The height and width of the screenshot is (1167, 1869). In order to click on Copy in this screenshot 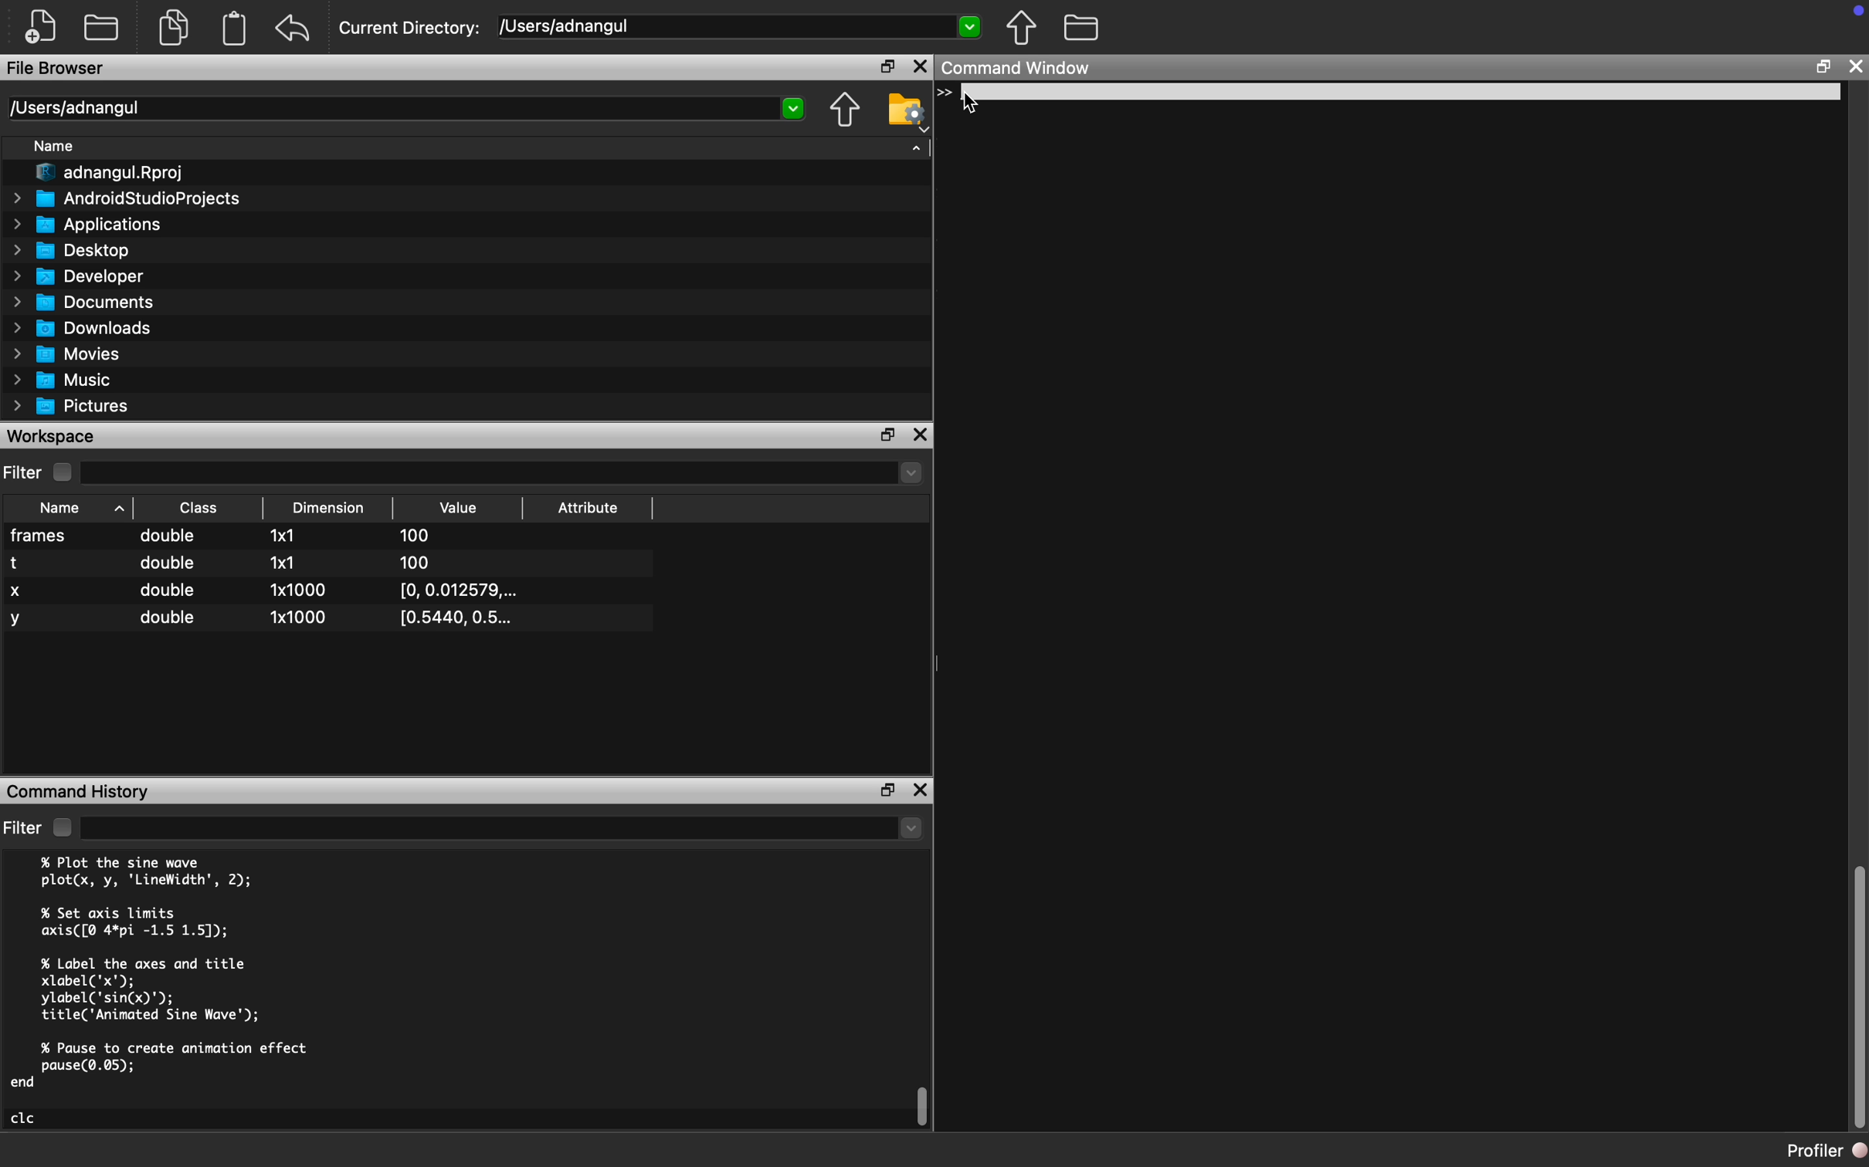, I will do `click(174, 31)`.